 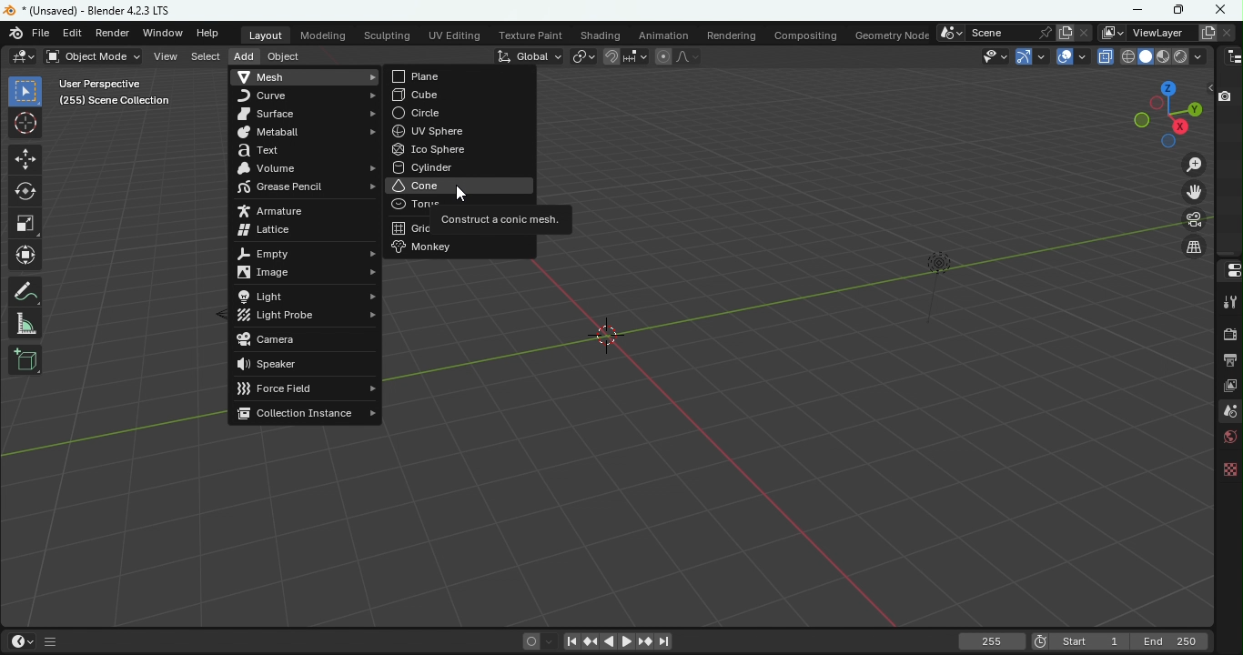 What do you see at coordinates (53, 642) in the screenshot?
I see `GUI show/hide` at bounding box center [53, 642].